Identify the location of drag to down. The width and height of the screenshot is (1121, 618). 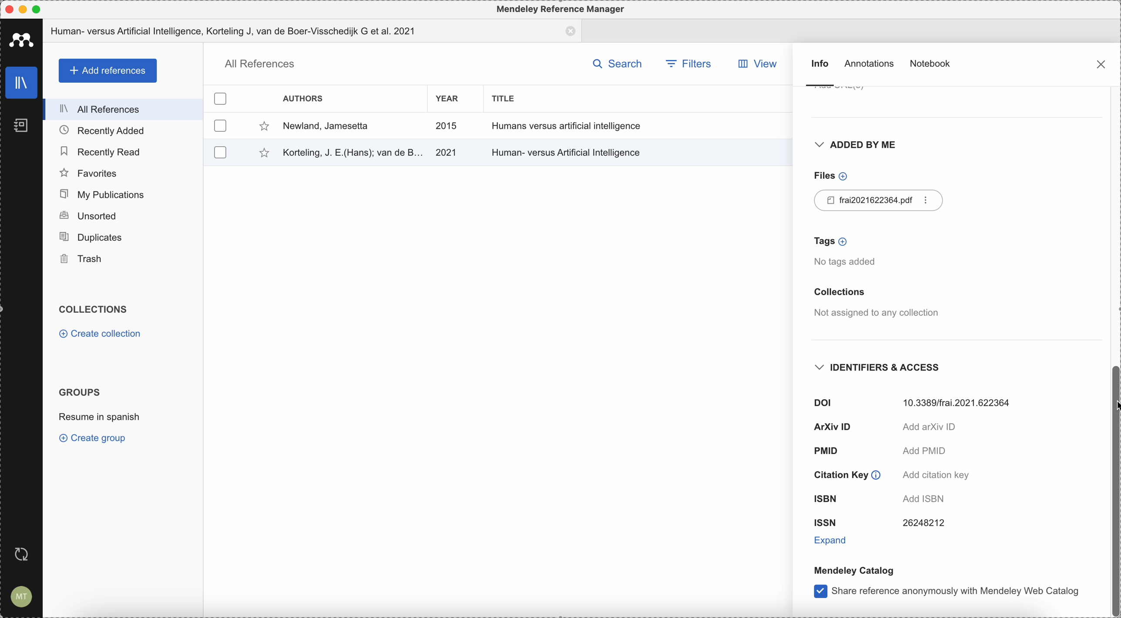
(1113, 492).